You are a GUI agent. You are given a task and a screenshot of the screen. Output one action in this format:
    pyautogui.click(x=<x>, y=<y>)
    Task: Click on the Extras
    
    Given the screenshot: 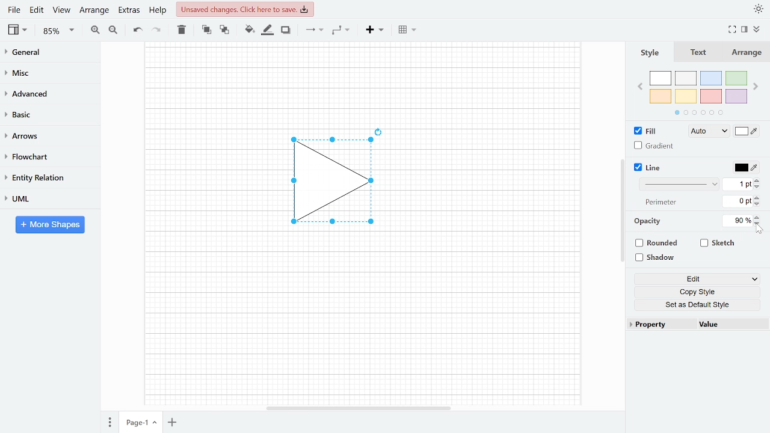 What is the action you would take?
    pyautogui.click(x=128, y=10)
    